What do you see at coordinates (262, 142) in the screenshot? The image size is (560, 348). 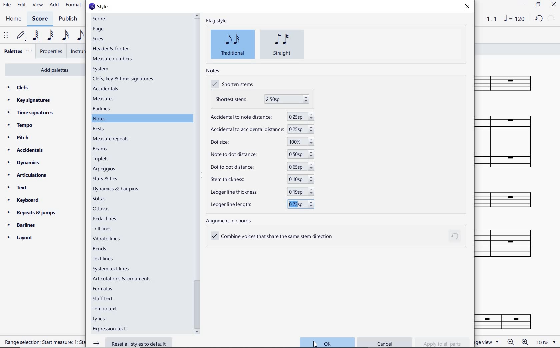 I see `dot size` at bounding box center [262, 142].